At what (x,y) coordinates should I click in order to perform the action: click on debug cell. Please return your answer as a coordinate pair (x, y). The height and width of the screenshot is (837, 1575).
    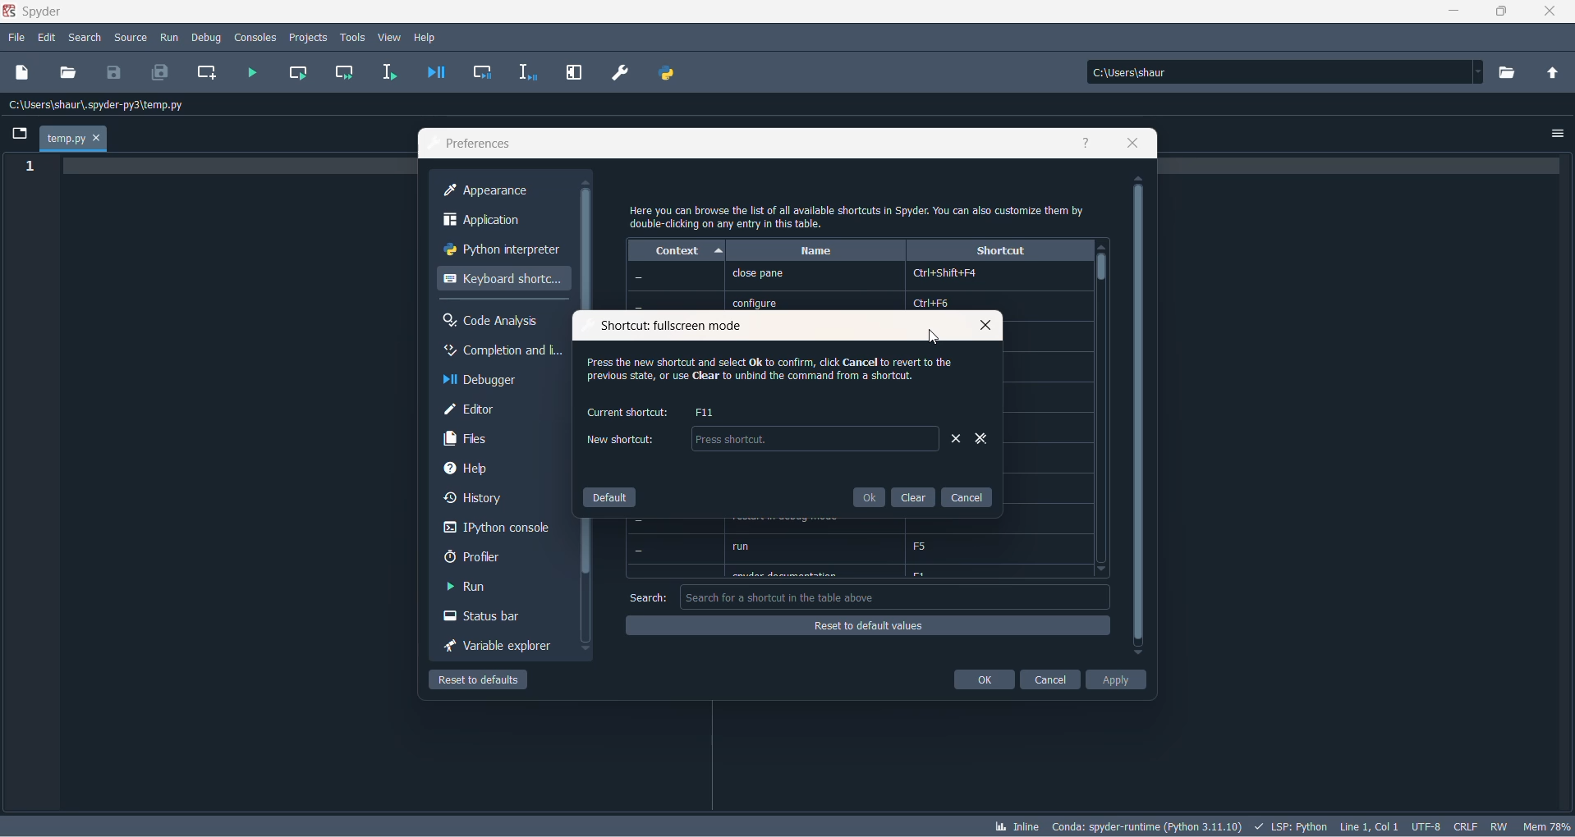
    Looking at the image, I should click on (483, 74).